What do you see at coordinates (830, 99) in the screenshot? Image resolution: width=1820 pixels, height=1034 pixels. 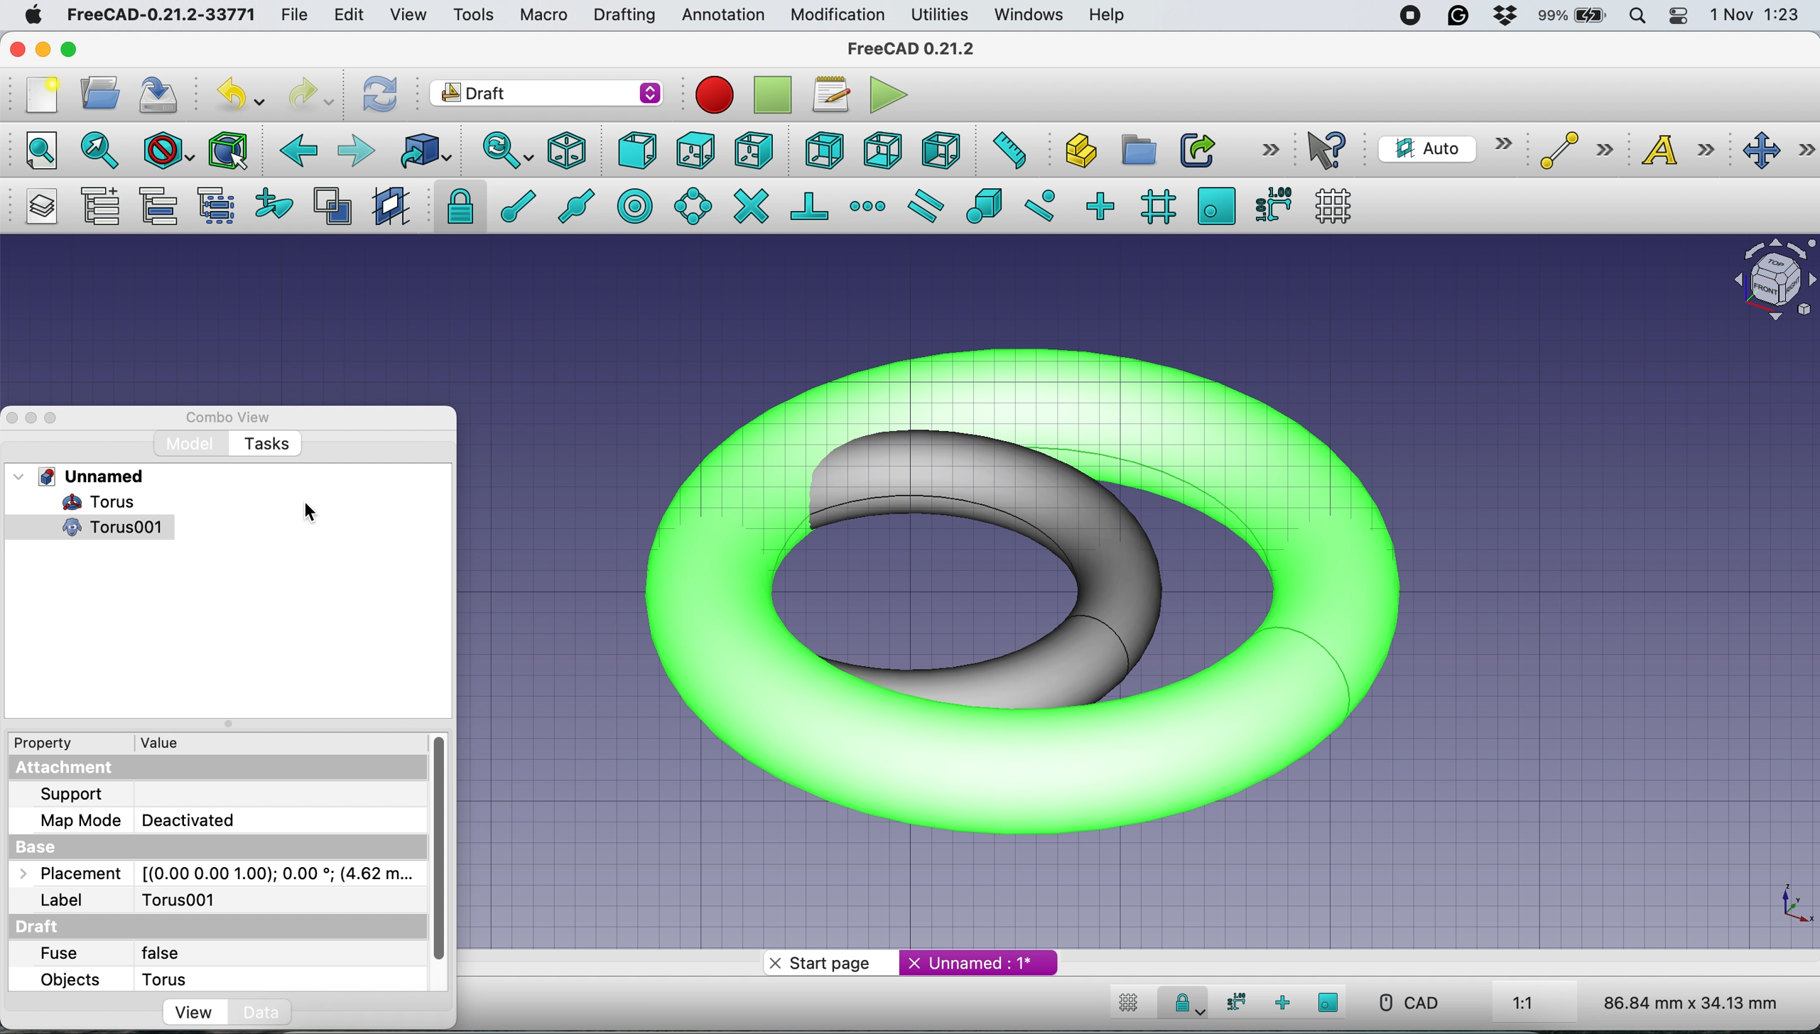 I see `macros` at bounding box center [830, 99].